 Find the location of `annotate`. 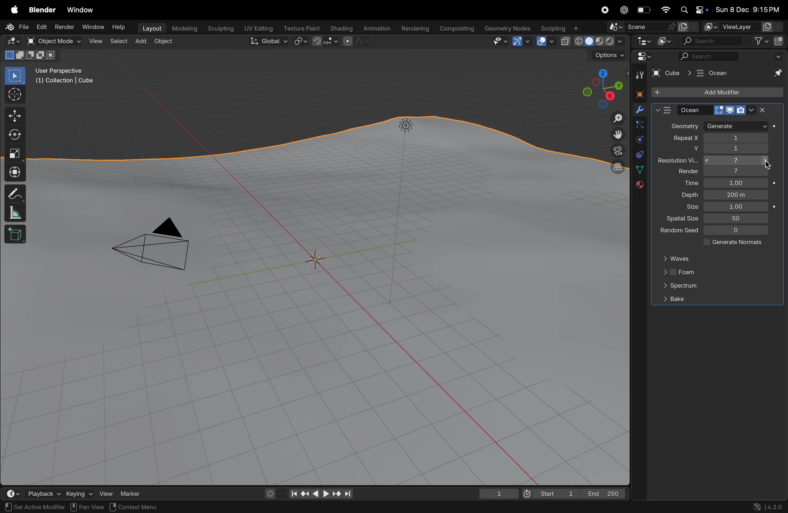

annotate is located at coordinates (15, 194).